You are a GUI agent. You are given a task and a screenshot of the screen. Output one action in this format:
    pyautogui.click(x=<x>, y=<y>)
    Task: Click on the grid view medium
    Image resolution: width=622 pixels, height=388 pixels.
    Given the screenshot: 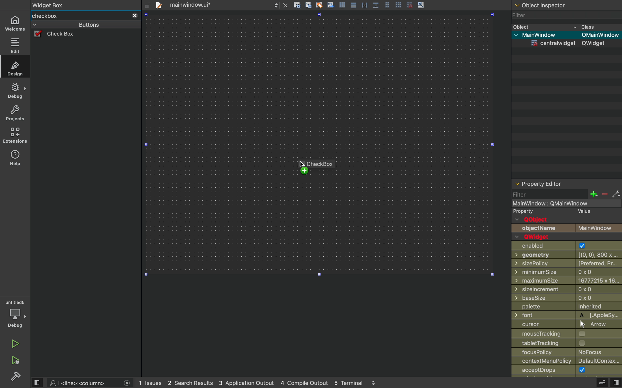 What is the action you would take?
    pyautogui.click(x=387, y=4)
    